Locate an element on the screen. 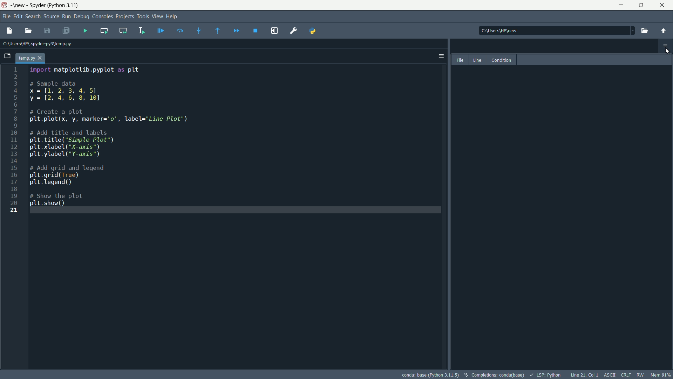 The image size is (673, 379). cursor is located at coordinates (667, 52).